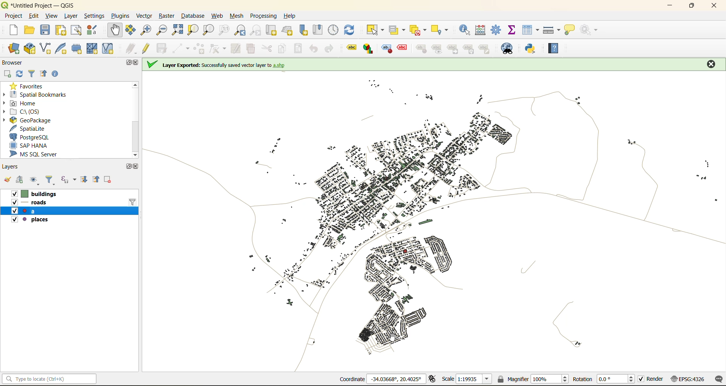 The height and width of the screenshot is (386, 726). I want to click on plugins, so click(121, 16).